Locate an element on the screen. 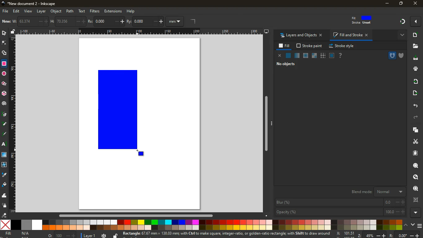 This screenshot has height=238, width=423. ry is located at coordinates (145, 21).